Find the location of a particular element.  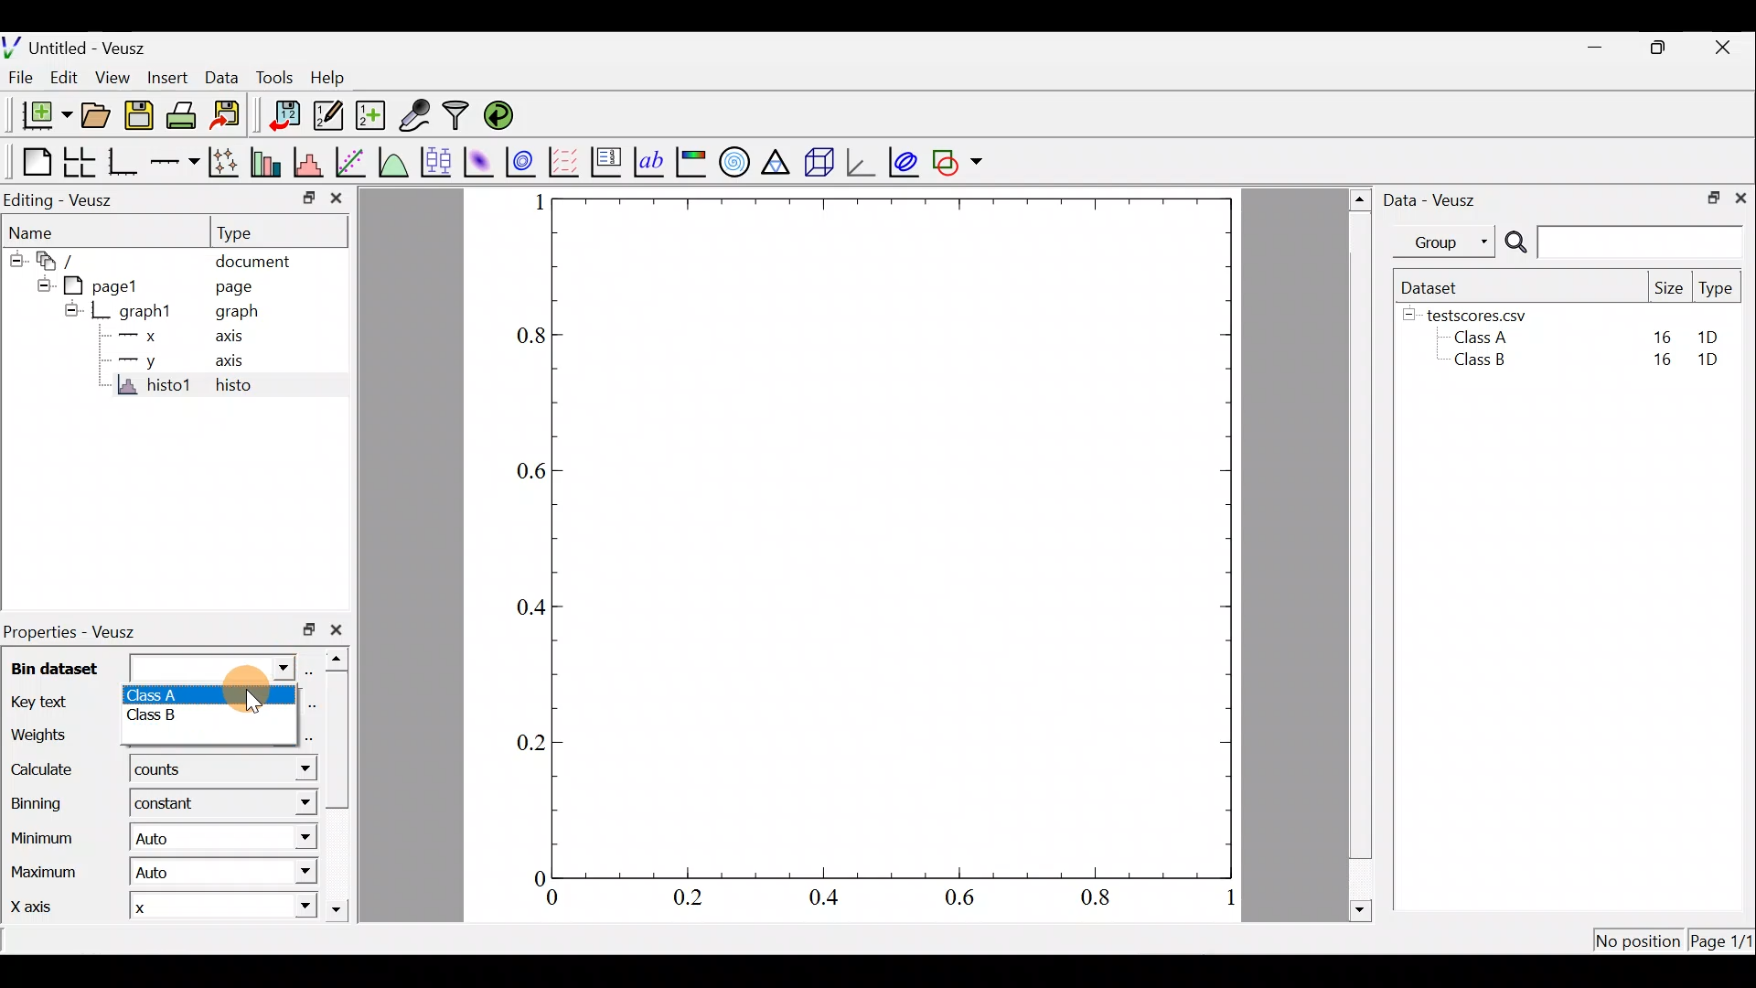

close is located at coordinates (336, 199).